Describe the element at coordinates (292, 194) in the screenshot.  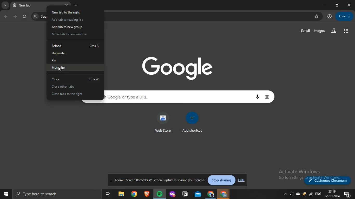
I see `volumw` at that location.